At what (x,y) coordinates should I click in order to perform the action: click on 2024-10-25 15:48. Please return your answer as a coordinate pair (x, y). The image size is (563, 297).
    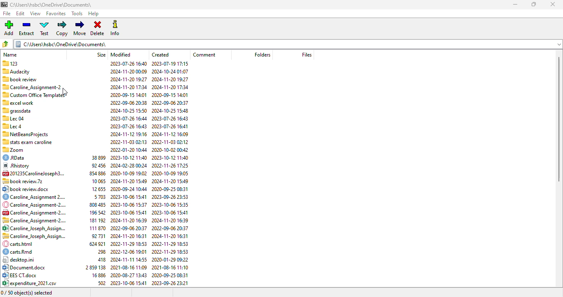
    Looking at the image, I should click on (171, 111).